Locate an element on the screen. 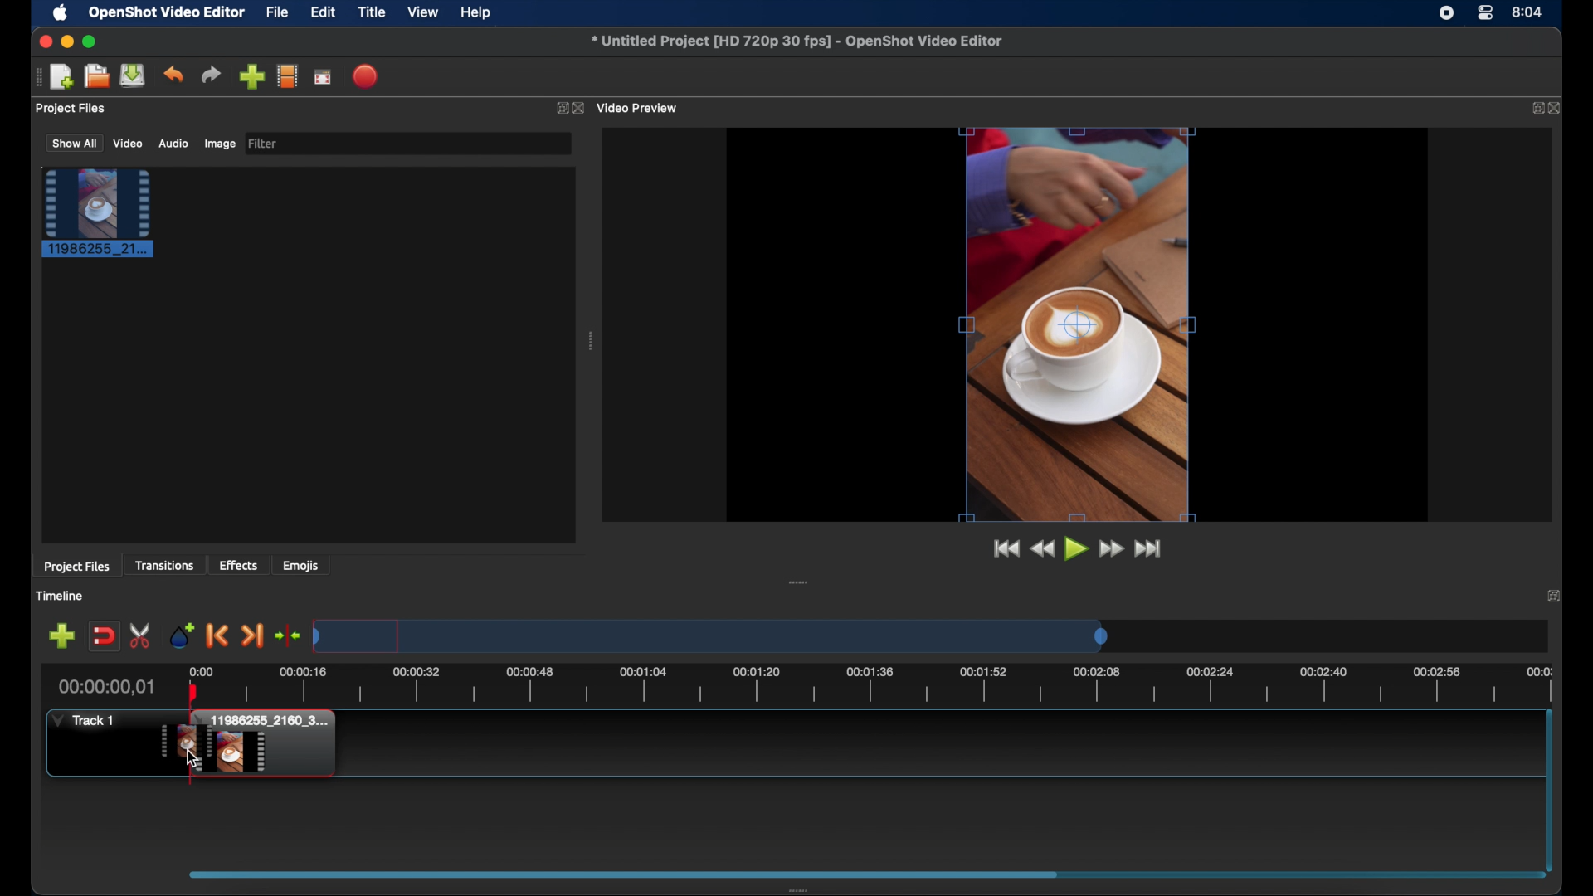  video preview is located at coordinates (640, 107).